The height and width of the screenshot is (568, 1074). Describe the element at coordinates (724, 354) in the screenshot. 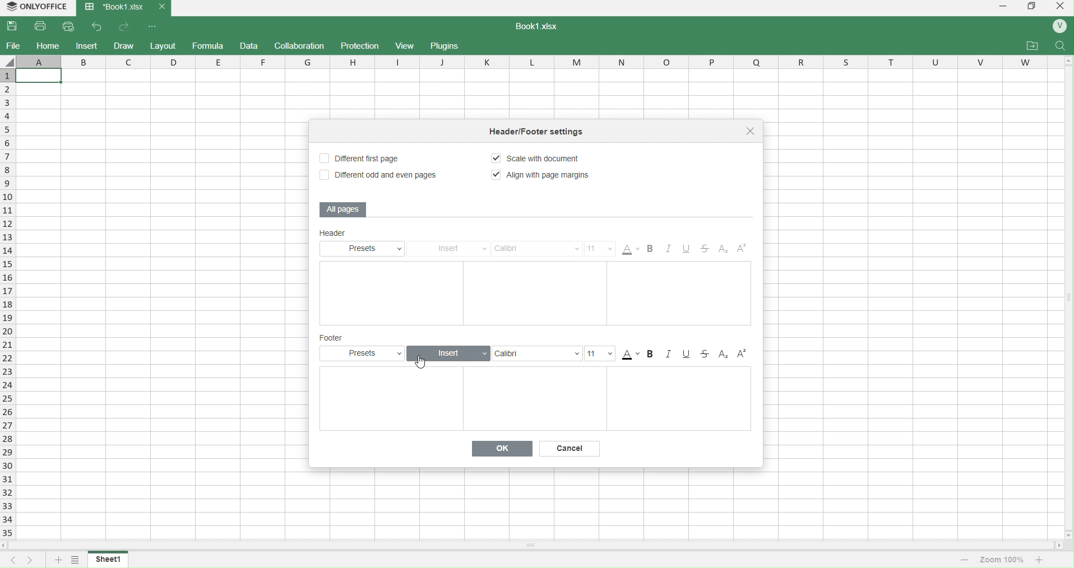

I see `SubScript` at that location.